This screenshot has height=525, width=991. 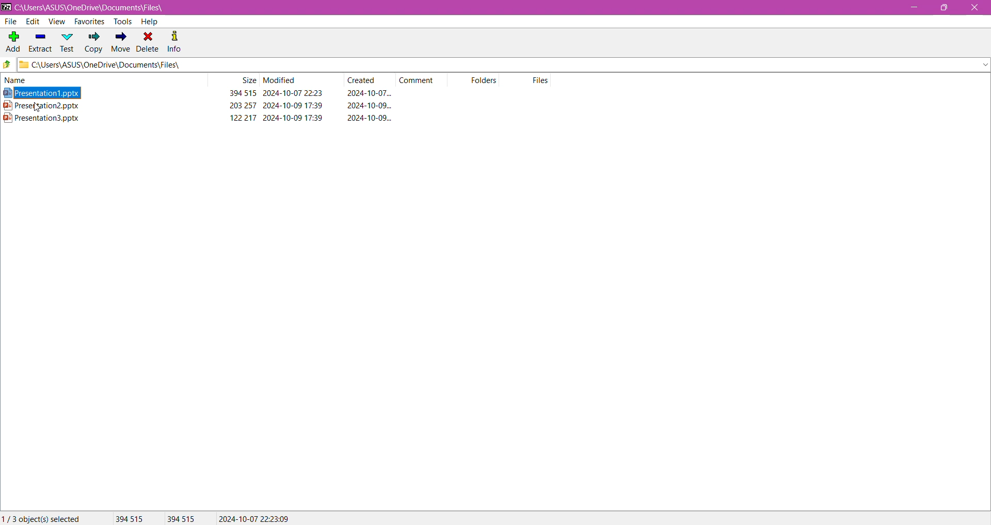 I want to click on Presentation2.pptx 203257 2024-10-09 17:39 2024-10-09..., so click(x=206, y=105).